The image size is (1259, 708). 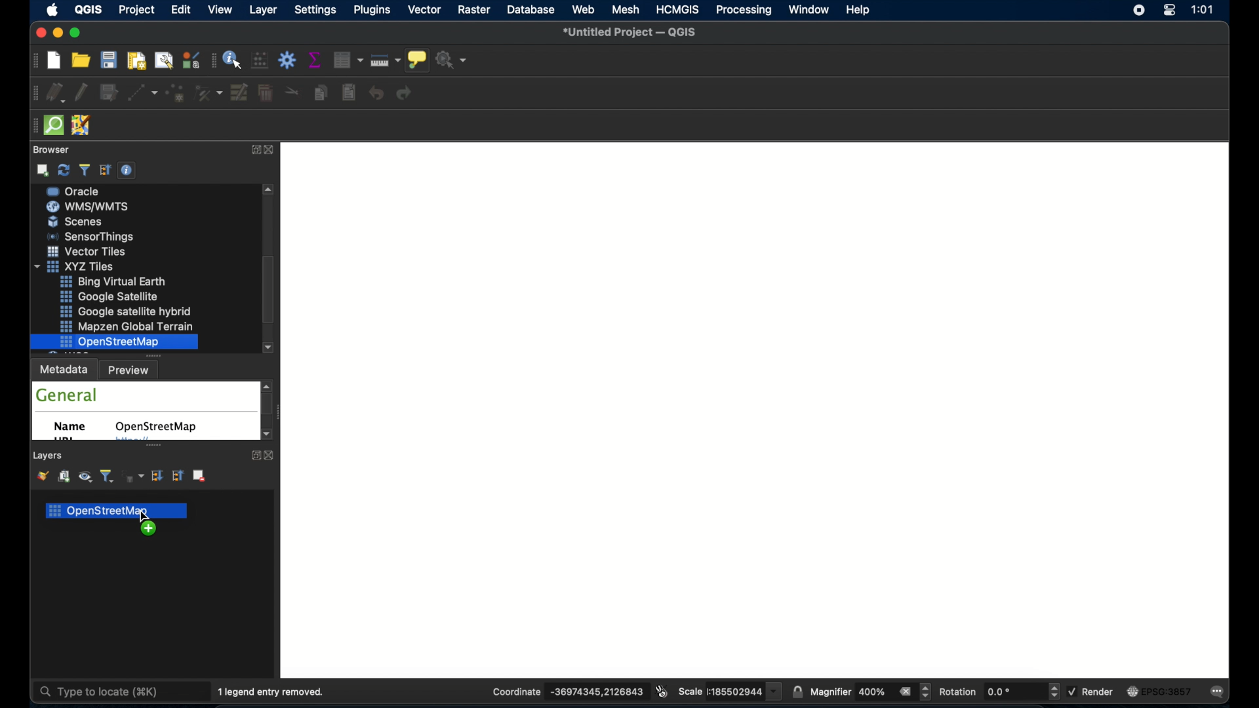 I want to click on copy features, so click(x=319, y=93).